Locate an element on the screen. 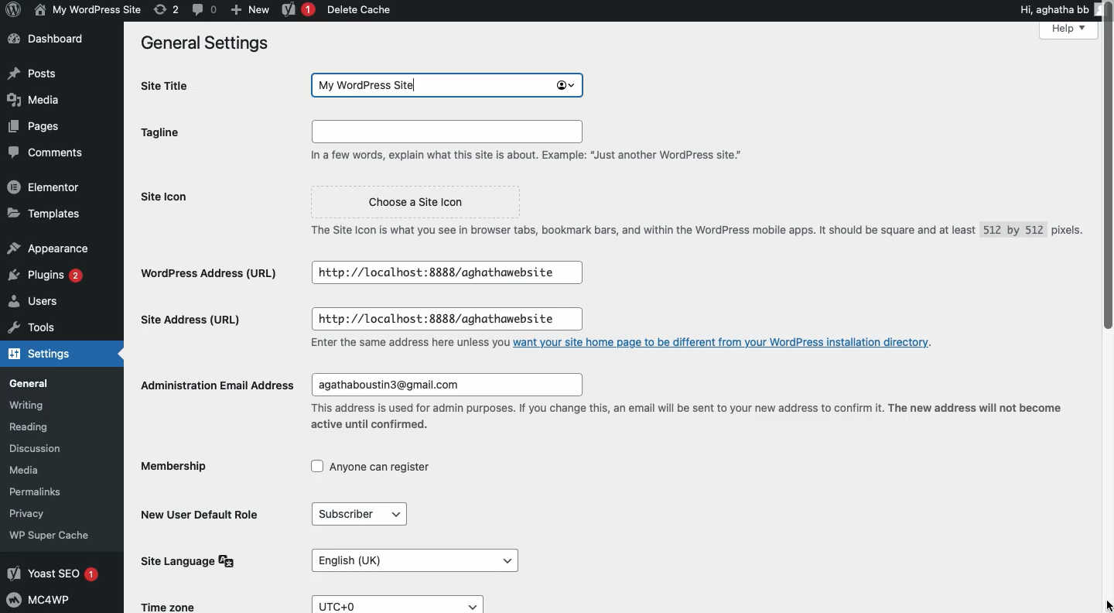  Input field is located at coordinates (449, 131).